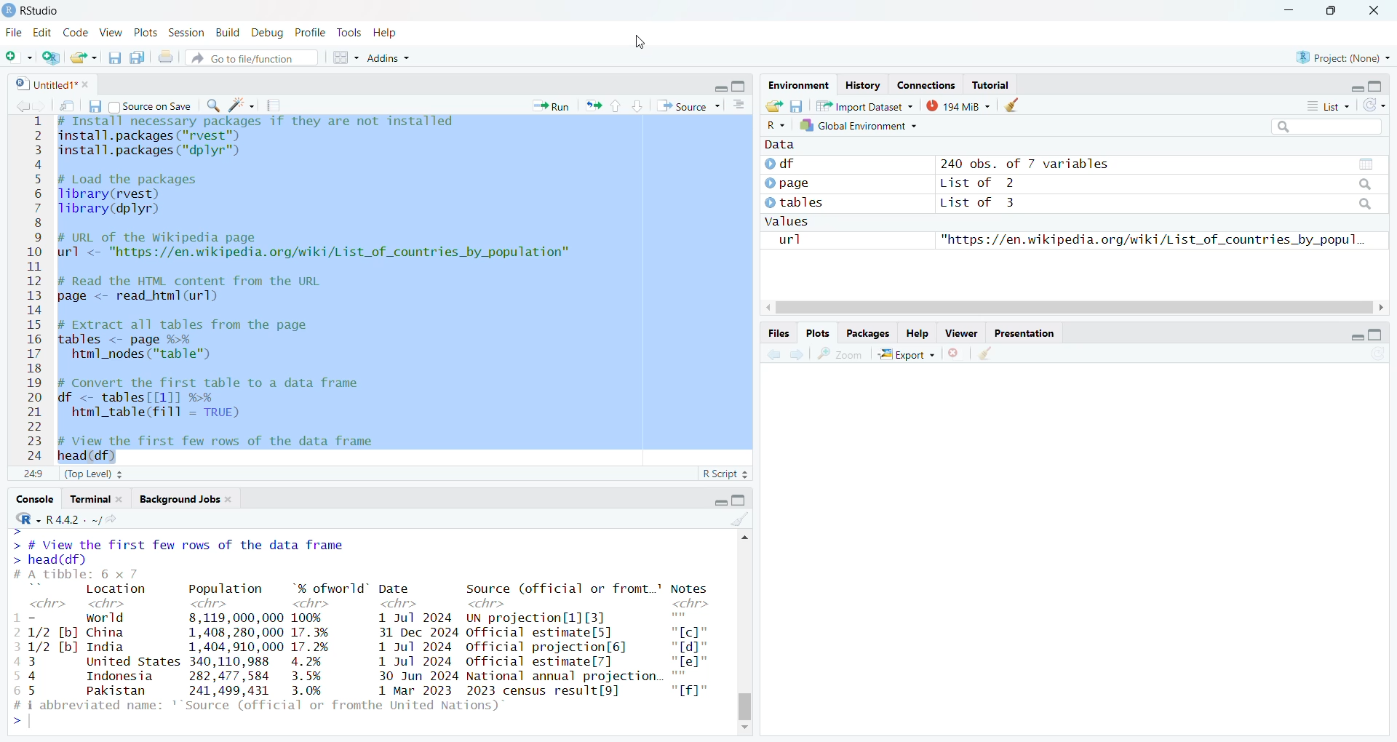  I want to click on file search, so click(252, 57).